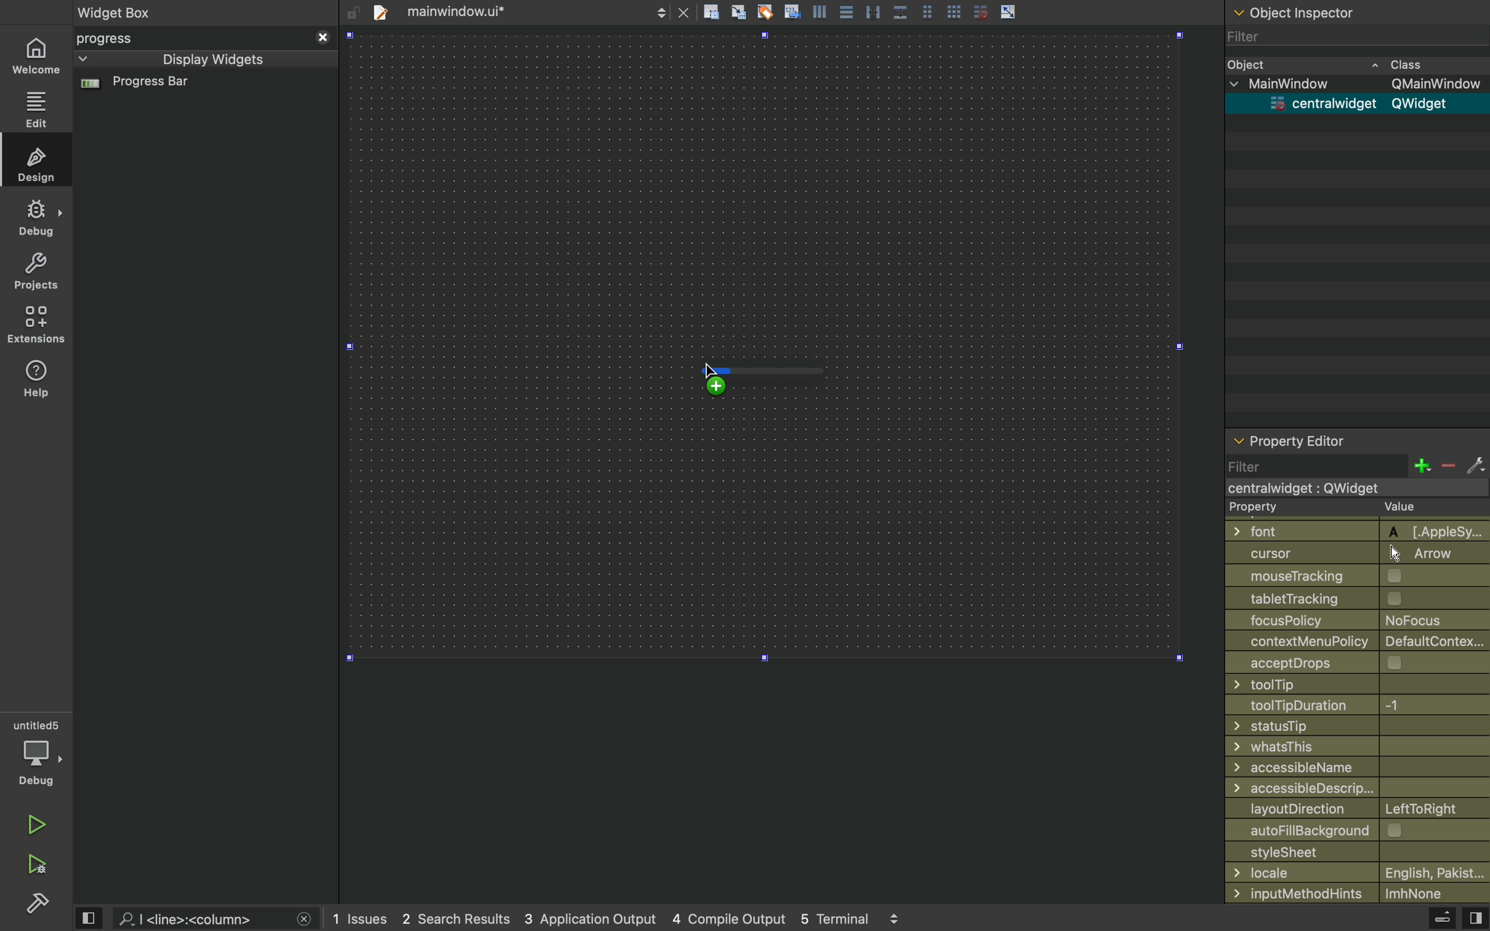  What do you see at coordinates (1358, 873) in the screenshot?
I see `locale` at bounding box center [1358, 873].